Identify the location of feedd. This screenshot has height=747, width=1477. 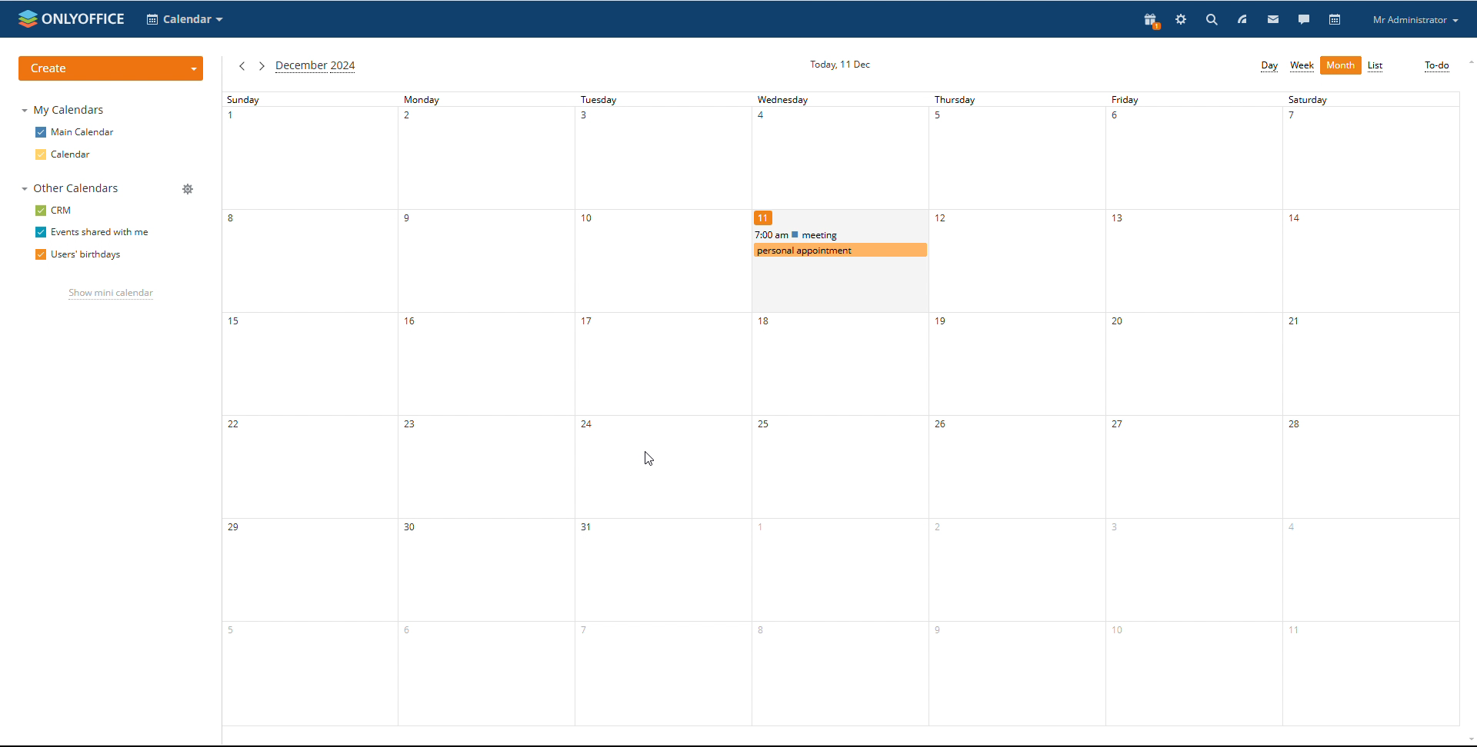
(1242, 19).